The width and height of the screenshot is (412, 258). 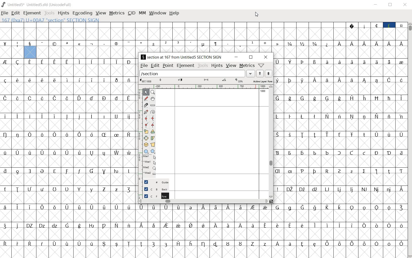 I want to click on special letters, so click(x=340, y=98).